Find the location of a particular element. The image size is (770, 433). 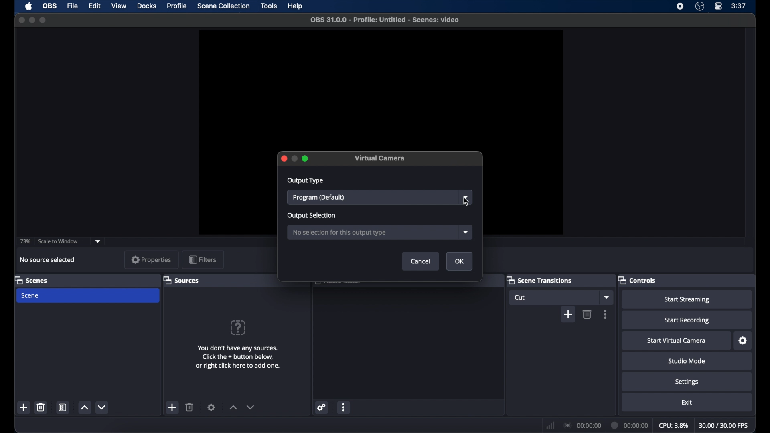

filters is located at coordinates (202, 259).